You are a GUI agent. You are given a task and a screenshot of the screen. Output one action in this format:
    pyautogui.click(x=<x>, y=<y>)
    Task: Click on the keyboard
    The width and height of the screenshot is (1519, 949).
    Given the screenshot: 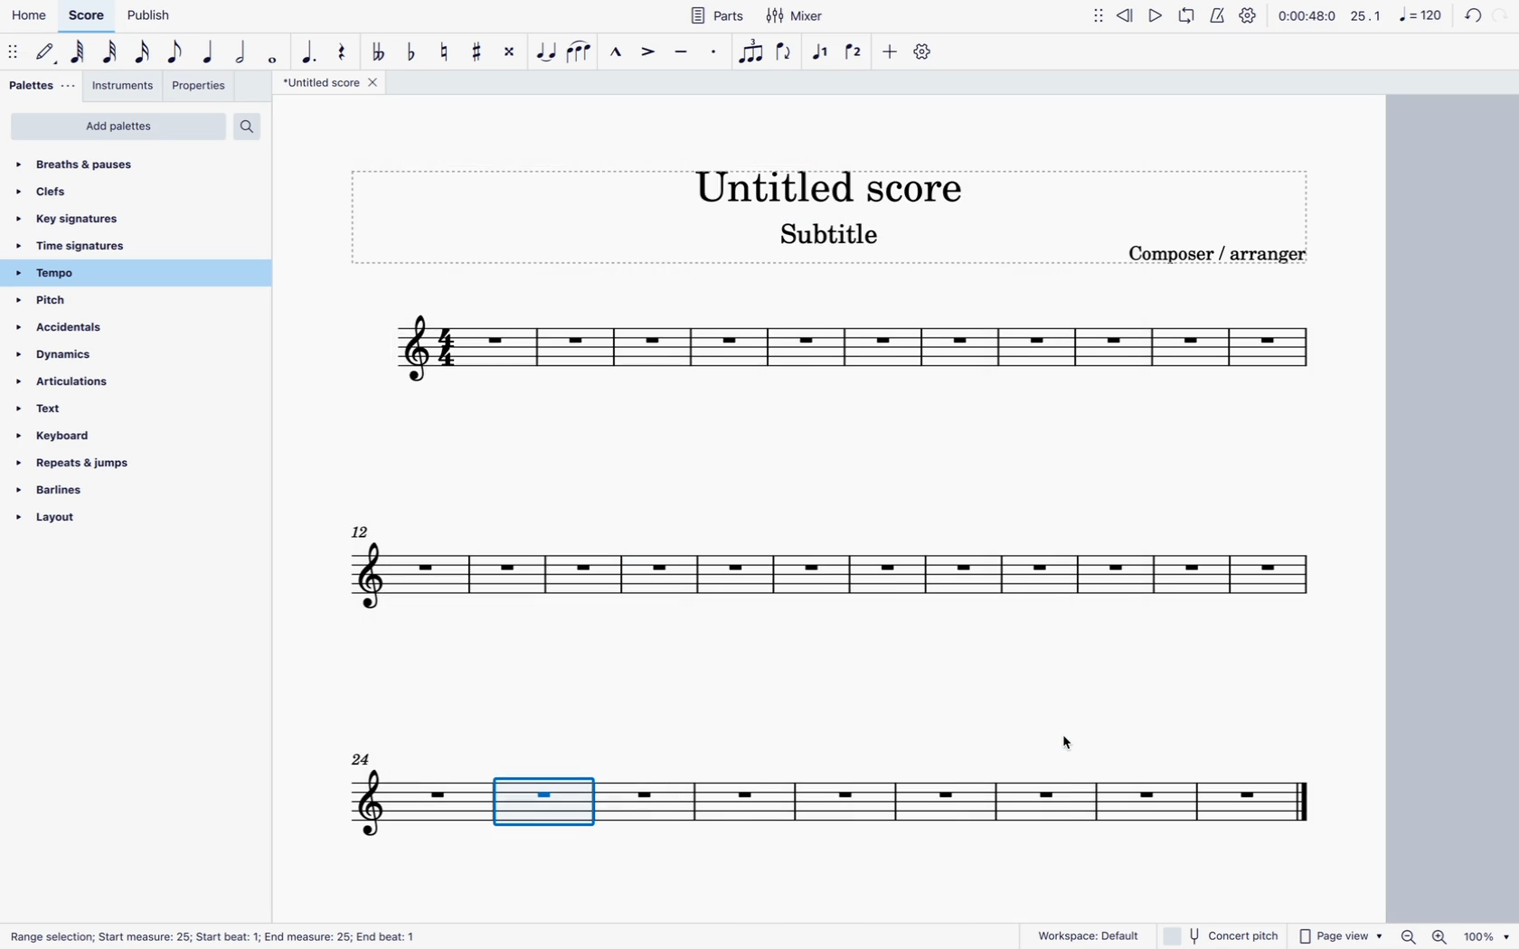 What is the action you would take?
    pyautogui.click(x=67, y=436)
    